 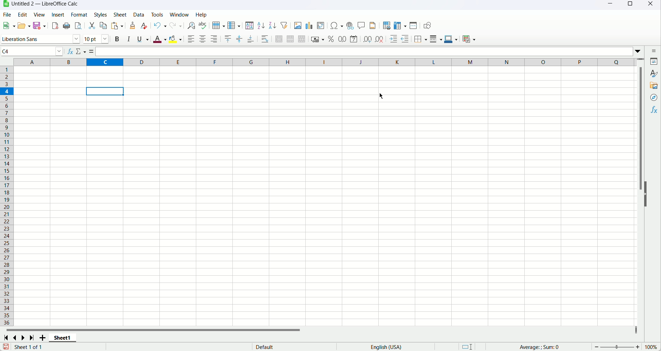 I want to click on Insert pivot table, so click(x=321, y=25).